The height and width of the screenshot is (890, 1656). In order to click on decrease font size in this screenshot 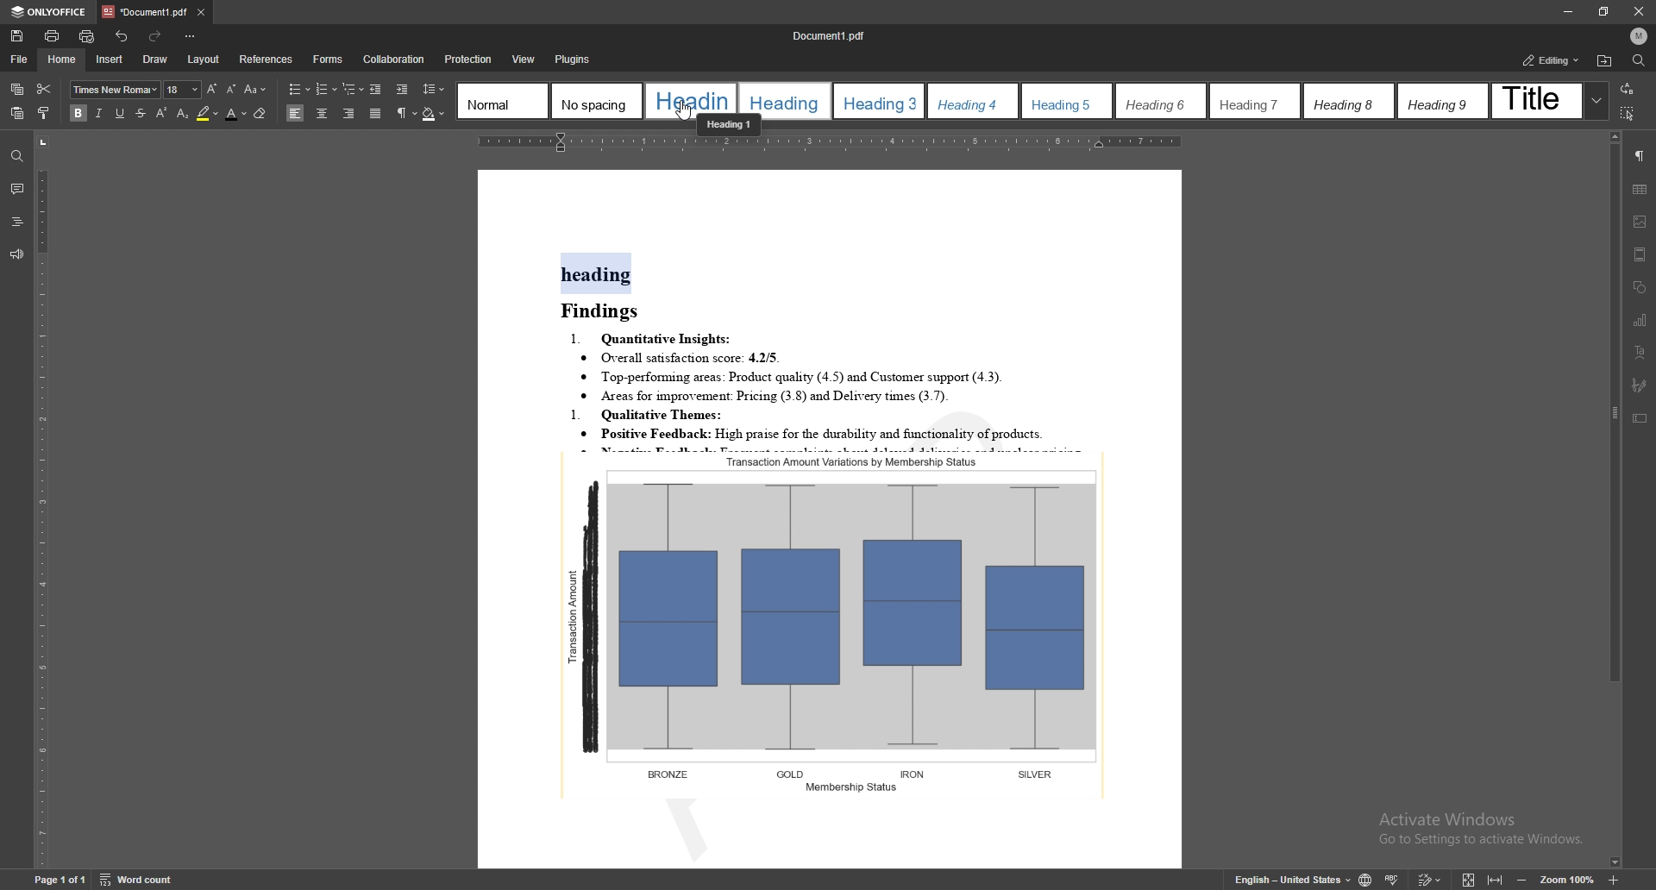, I will do `click(230, 89)`.